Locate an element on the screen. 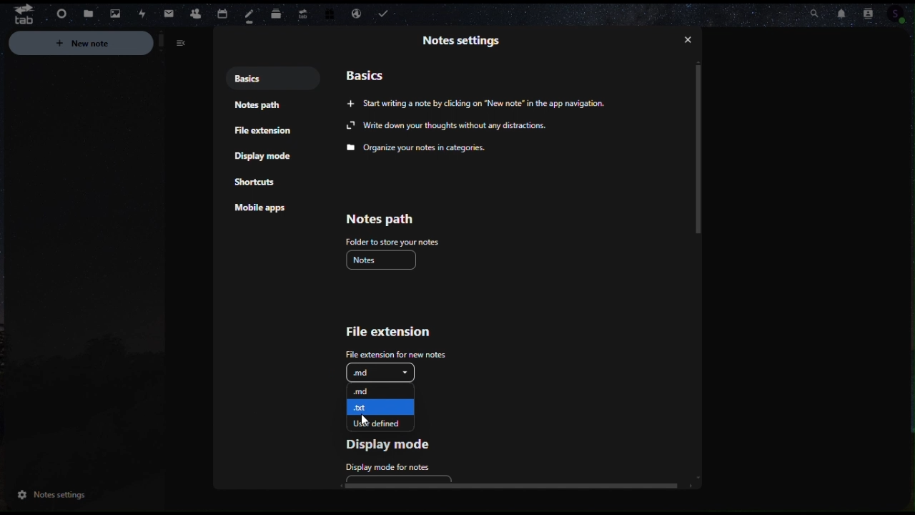 The height and width of the screenshot is (515, 915). profile is located at coordinates (904, 15).